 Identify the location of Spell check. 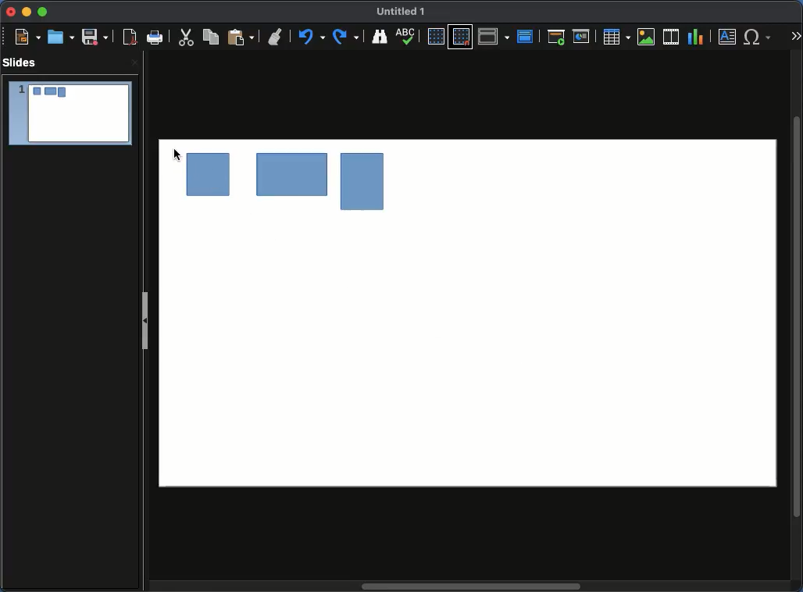
(408, 36).